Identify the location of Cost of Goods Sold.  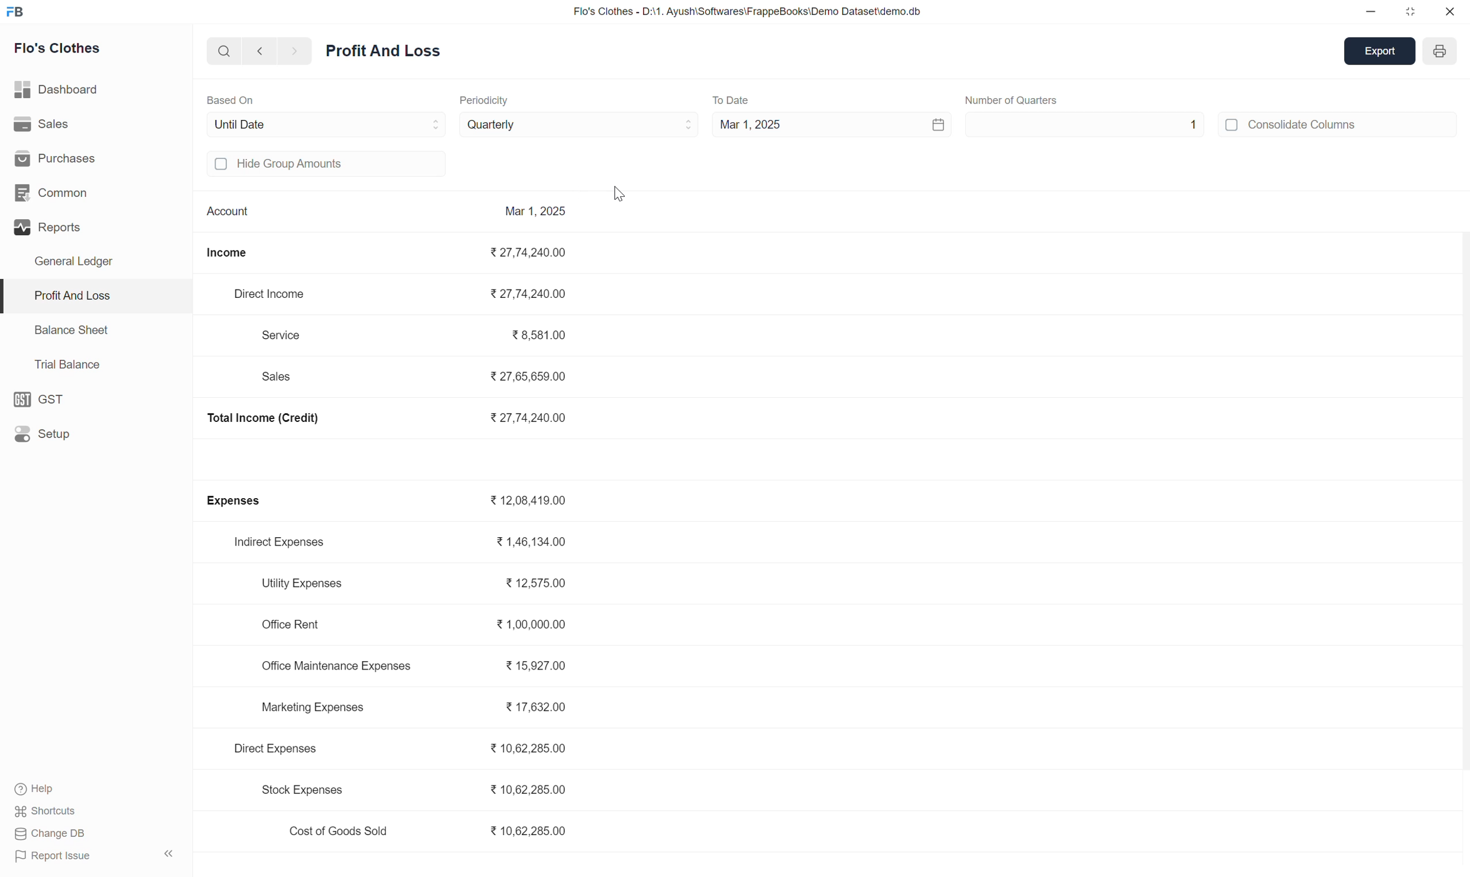
(333, 831).